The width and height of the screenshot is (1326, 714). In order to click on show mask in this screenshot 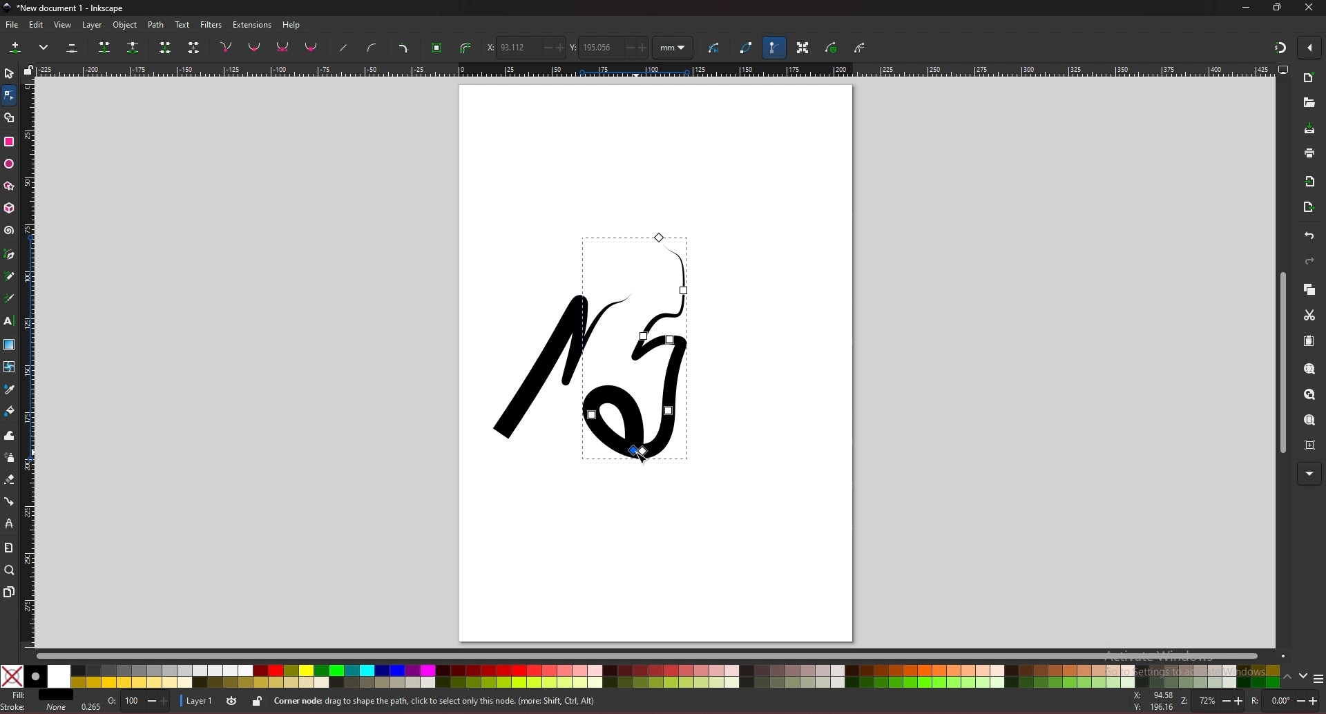, I will do `click(832, 47)`.